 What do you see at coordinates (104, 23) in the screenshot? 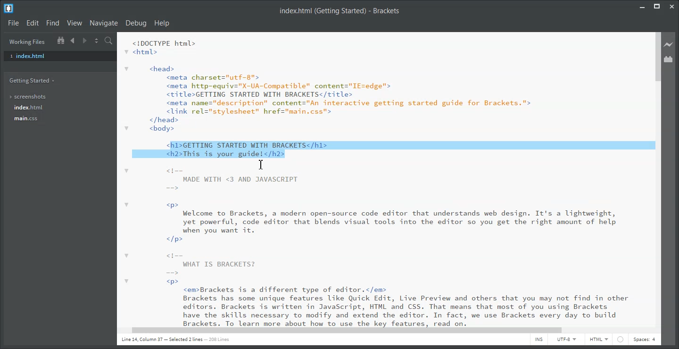
I see `Navigate` at bounding box center [104, 23].